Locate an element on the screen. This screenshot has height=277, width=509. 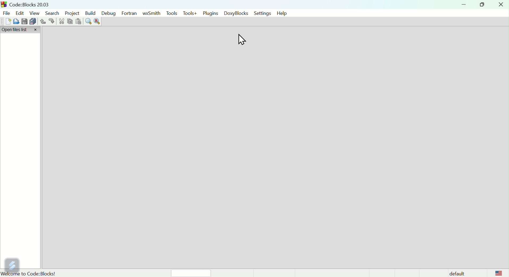
cut is located at coordinates (62, 22).